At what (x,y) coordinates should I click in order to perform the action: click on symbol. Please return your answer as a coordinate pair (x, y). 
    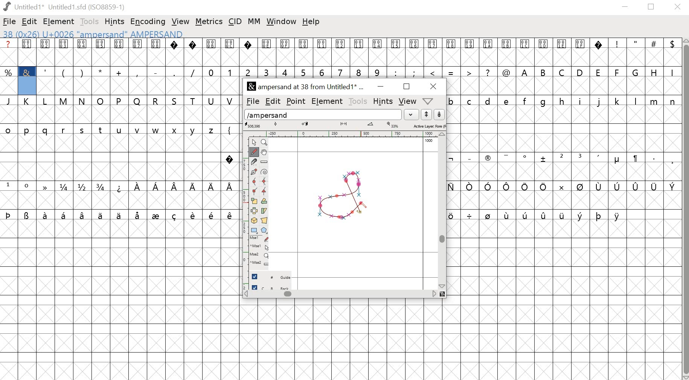
    Looking at the image, I should click on (654, 186).